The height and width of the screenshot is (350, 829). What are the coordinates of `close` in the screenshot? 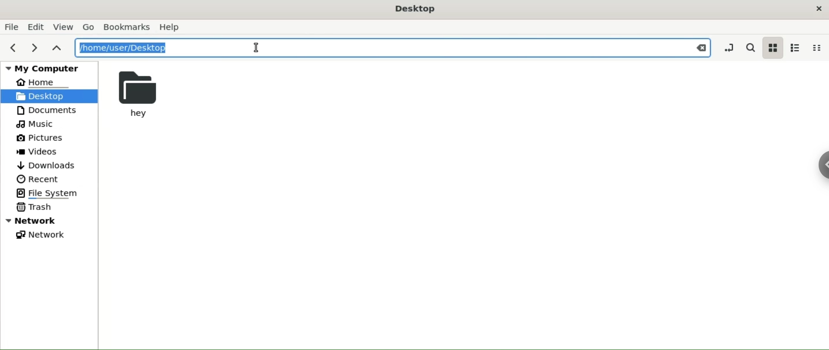 It's located at (820, 9).